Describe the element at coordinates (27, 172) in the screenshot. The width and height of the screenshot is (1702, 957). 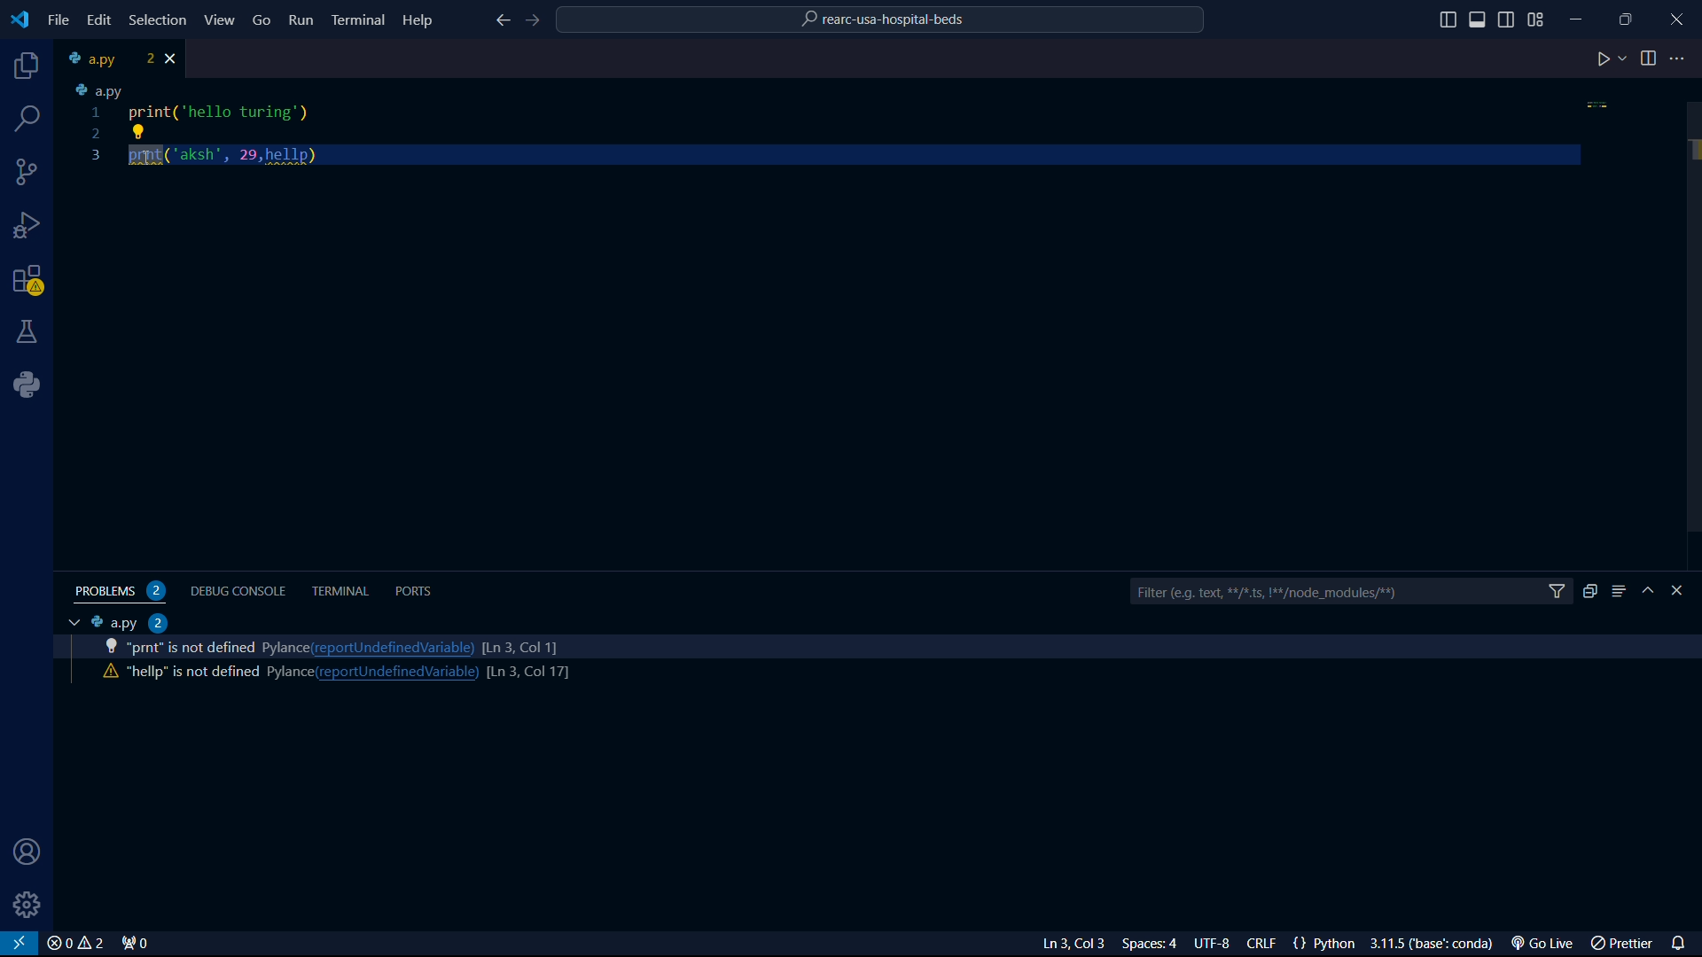
I see `connections` at that location.